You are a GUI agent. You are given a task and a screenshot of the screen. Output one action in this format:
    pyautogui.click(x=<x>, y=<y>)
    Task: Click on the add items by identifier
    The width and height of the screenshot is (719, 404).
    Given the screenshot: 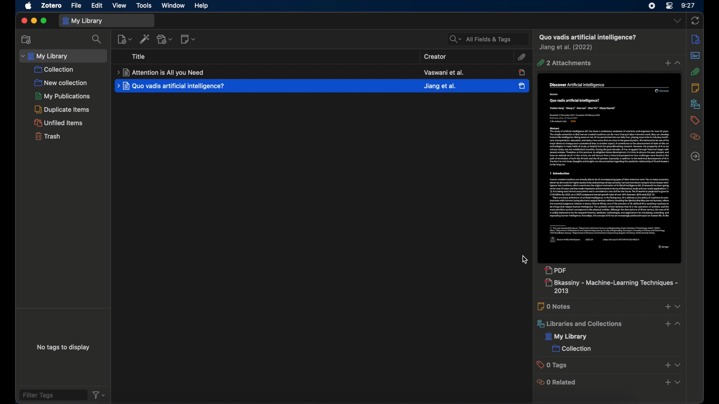 What is the action you would take?
    pyautogui.click(x=145, y=39)
    